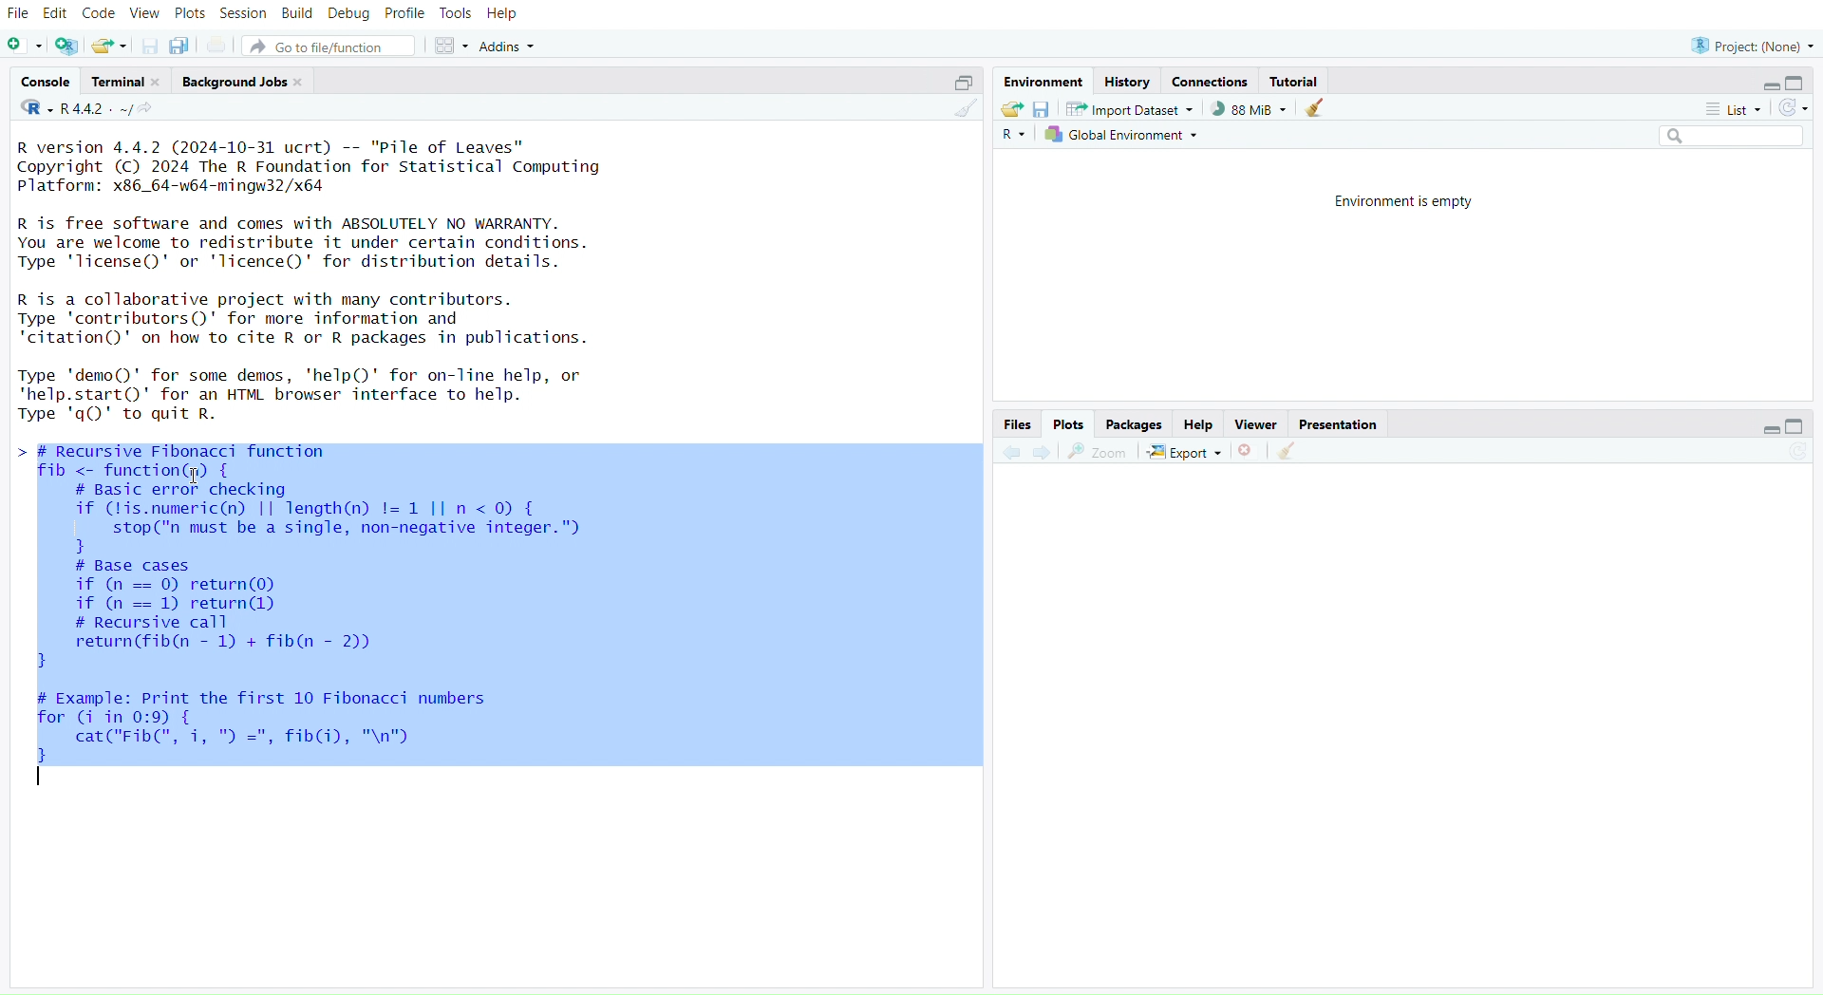 The image size is (1823, 995). Describe the element at coordinates (503, 15) in the screenshot. I see `help` at that location.